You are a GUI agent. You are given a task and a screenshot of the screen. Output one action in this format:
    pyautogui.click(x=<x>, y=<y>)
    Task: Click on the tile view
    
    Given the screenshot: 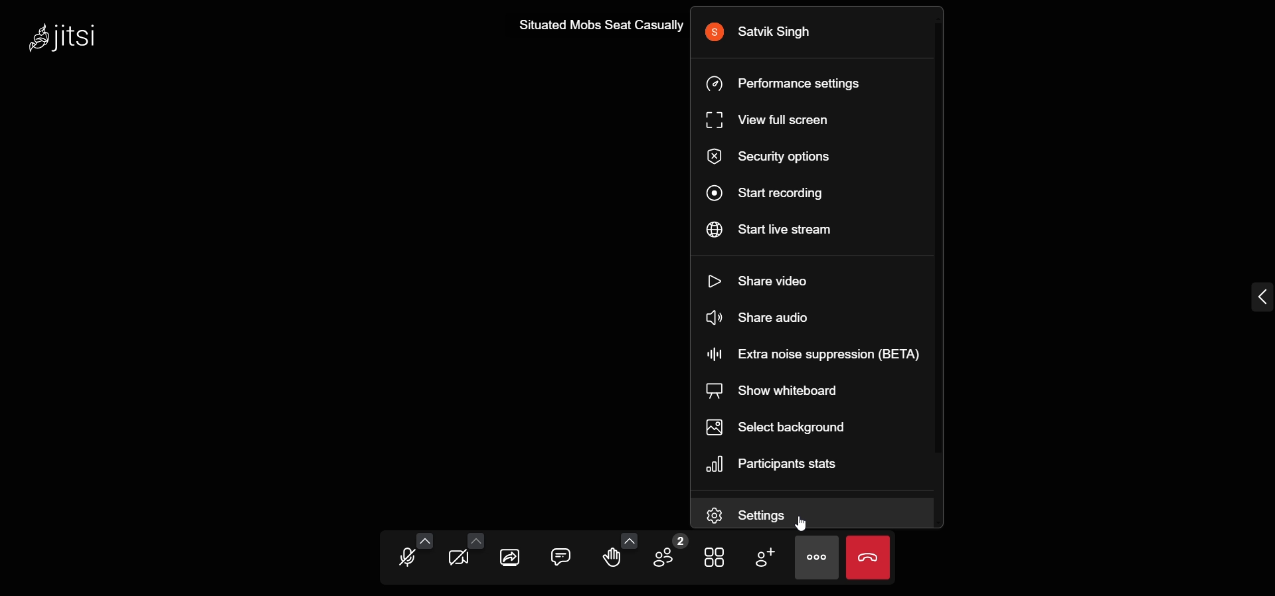 What is the action you would take?
    pyautogui.click(x=712, y=557)
    